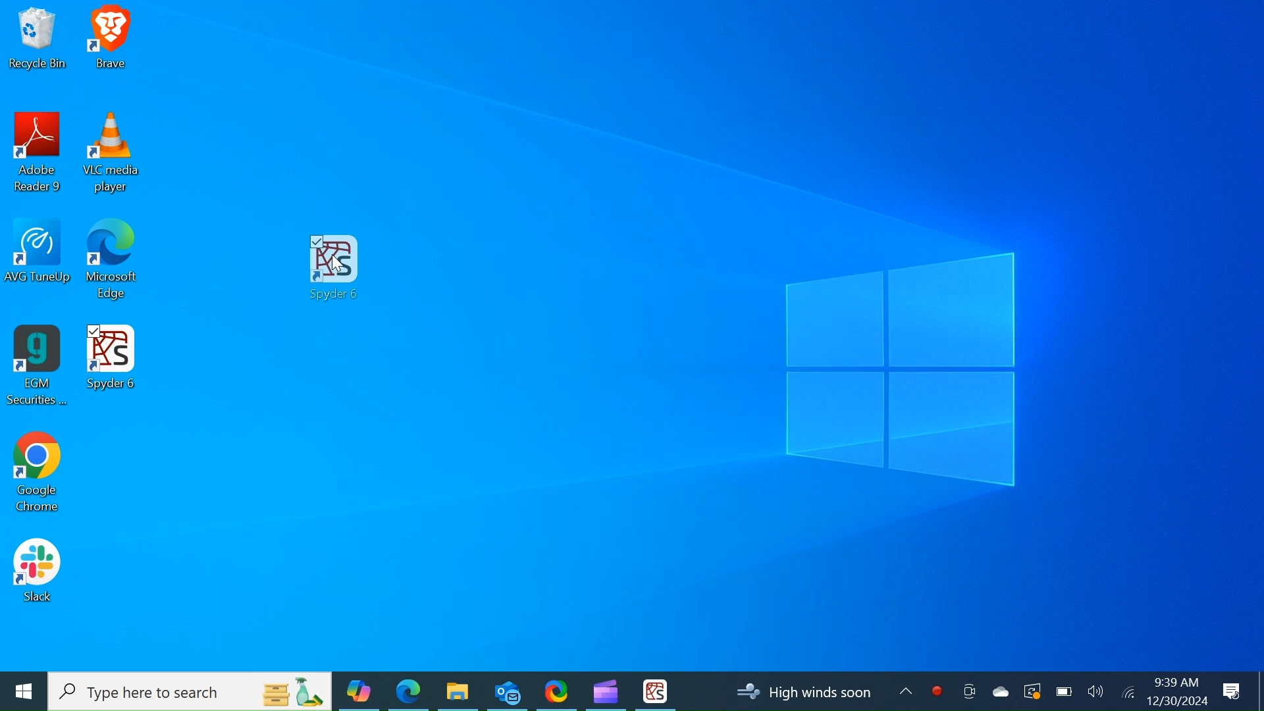  I want to click on Spyder Desktop Icon, so click(334, 269).